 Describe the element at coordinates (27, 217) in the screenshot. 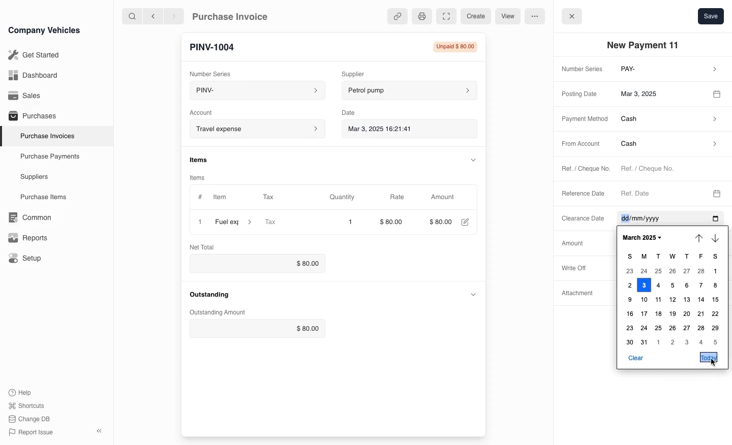

I see `Common` at that location.